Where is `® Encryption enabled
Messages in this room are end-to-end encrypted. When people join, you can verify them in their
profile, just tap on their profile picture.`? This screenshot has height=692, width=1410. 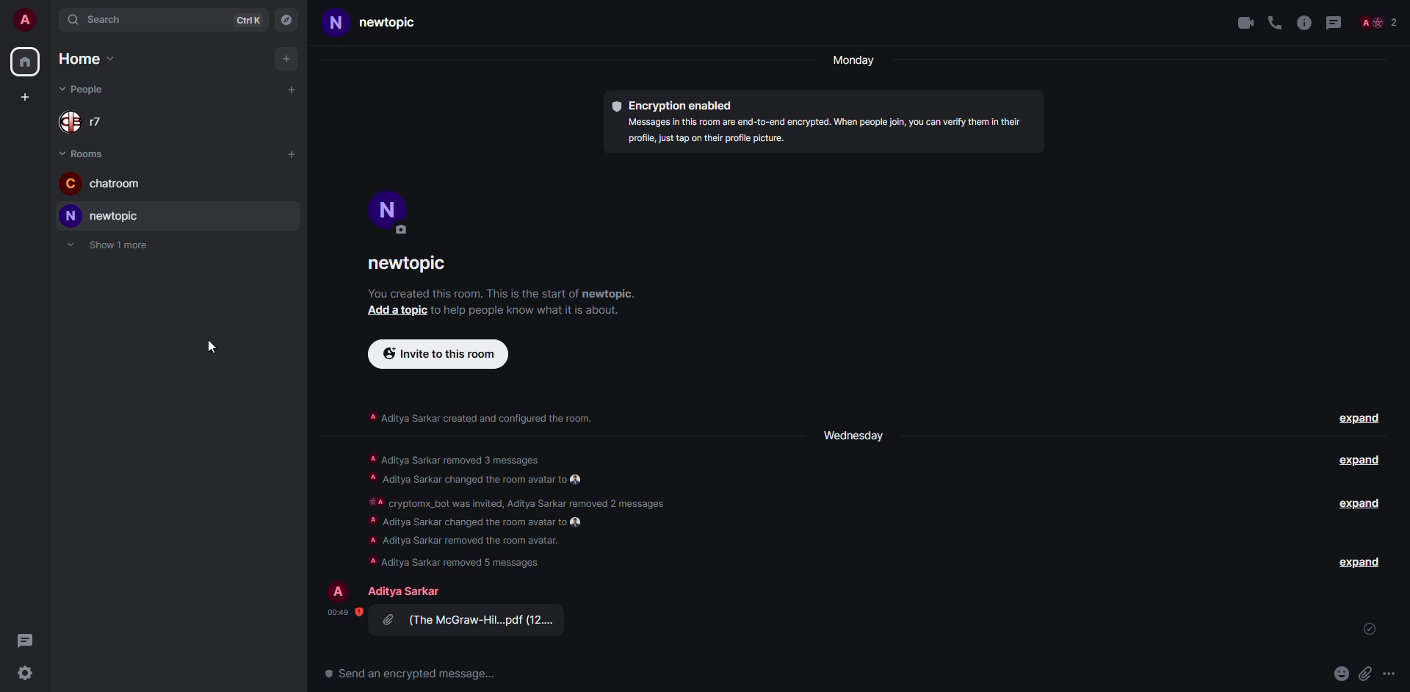
® Encryption enabled
Messages in this room are end-to-end encrypted. When people join, you can verify them in their
profile, just tap on their profile picture. is located at coordinates (820, 124).